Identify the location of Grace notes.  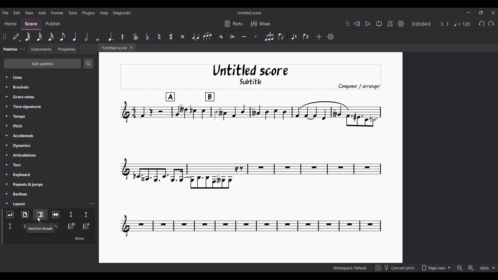
(49, 97).